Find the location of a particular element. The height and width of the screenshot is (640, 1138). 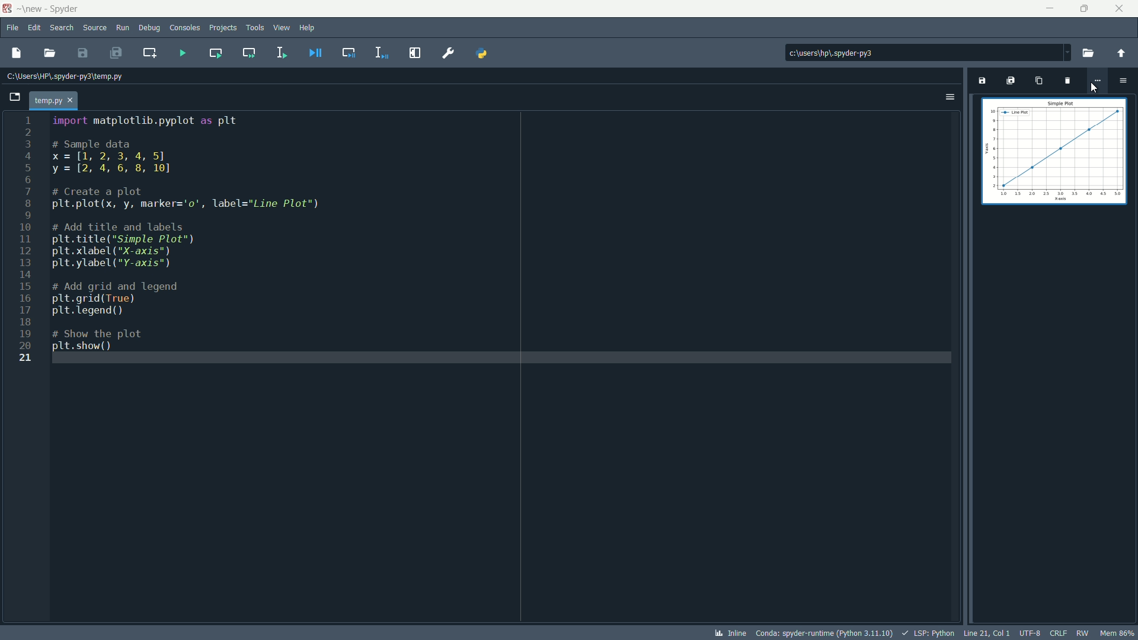

browse tabs is located at coordinates (17, 97).